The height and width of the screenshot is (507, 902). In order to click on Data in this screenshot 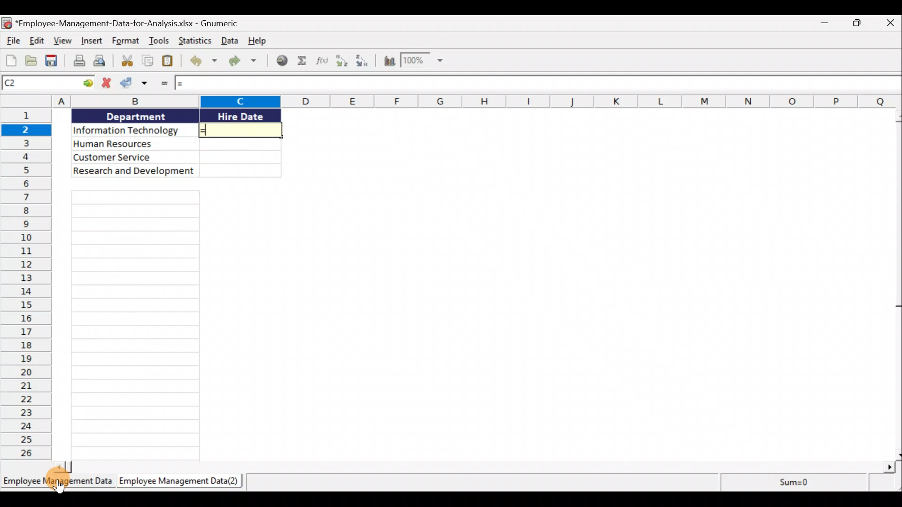, I will do `click(229, 42)`.